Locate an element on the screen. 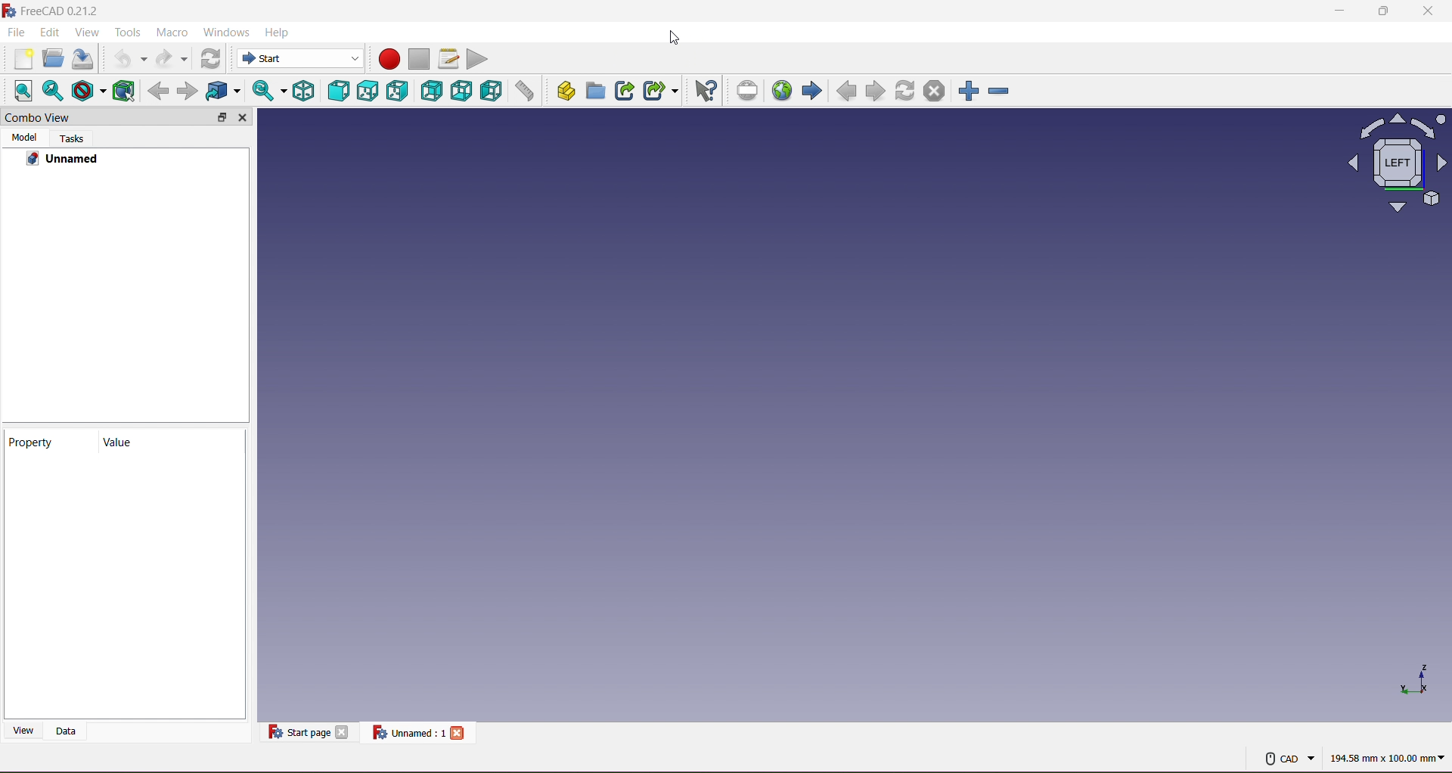 Image resolution: width=1452 pixels, height=773 pixels. Right is located at coordinates (397, 91).